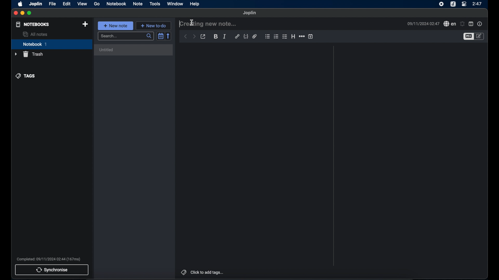 The height and width of the screenshot is (280, 499). I want to click on forward, so click(194, 37).